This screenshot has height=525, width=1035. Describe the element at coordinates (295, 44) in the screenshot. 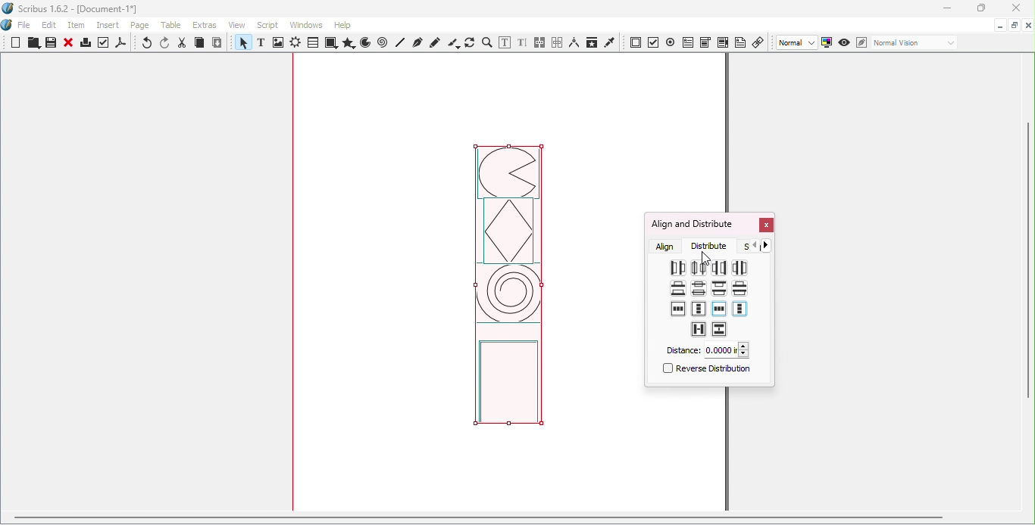

I see `Render frame` at that location.